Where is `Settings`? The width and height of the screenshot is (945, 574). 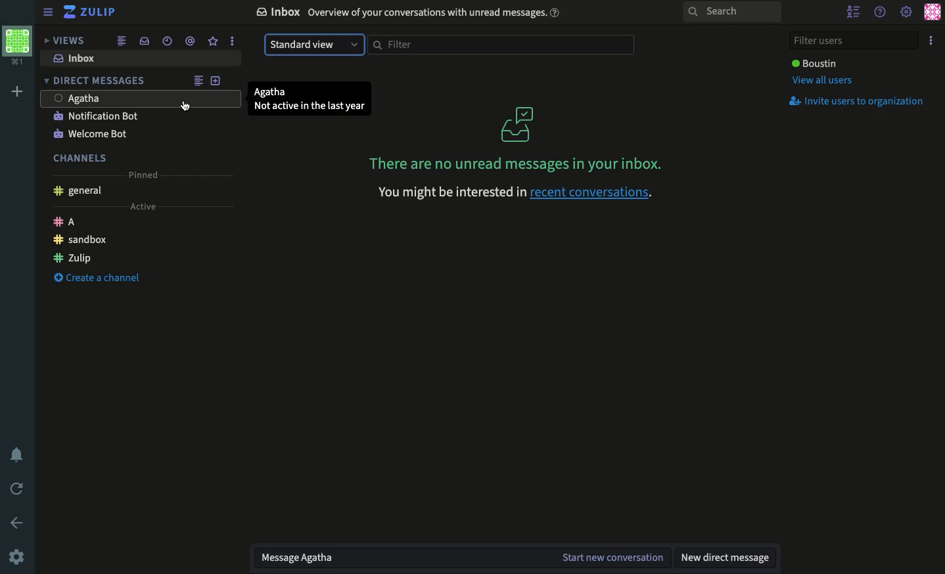
Settings is located at coordinates (17, 556).